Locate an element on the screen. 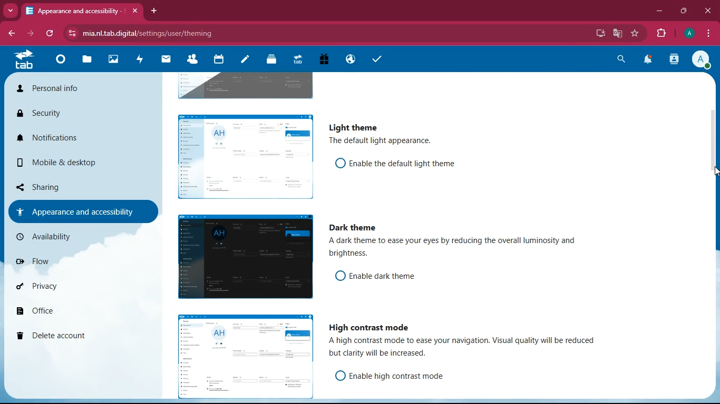 The image size is (720, 404). mobile is located at coordinates (62, 163).